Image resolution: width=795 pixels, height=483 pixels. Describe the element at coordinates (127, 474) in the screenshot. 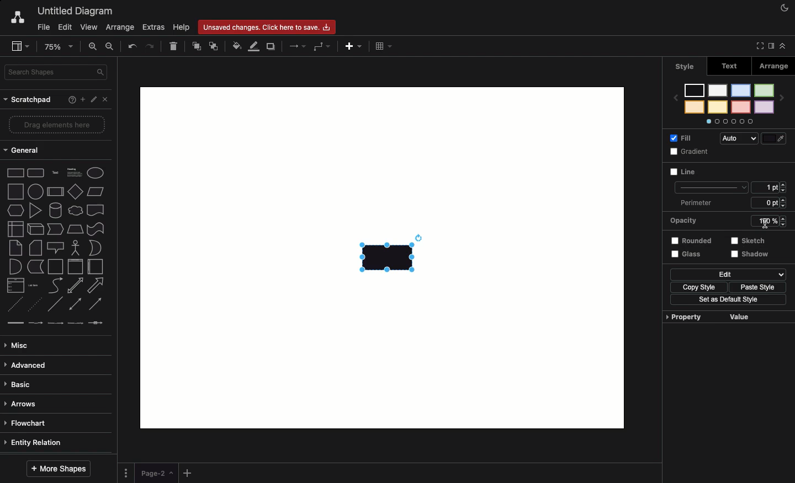

I see `Options` at that location.